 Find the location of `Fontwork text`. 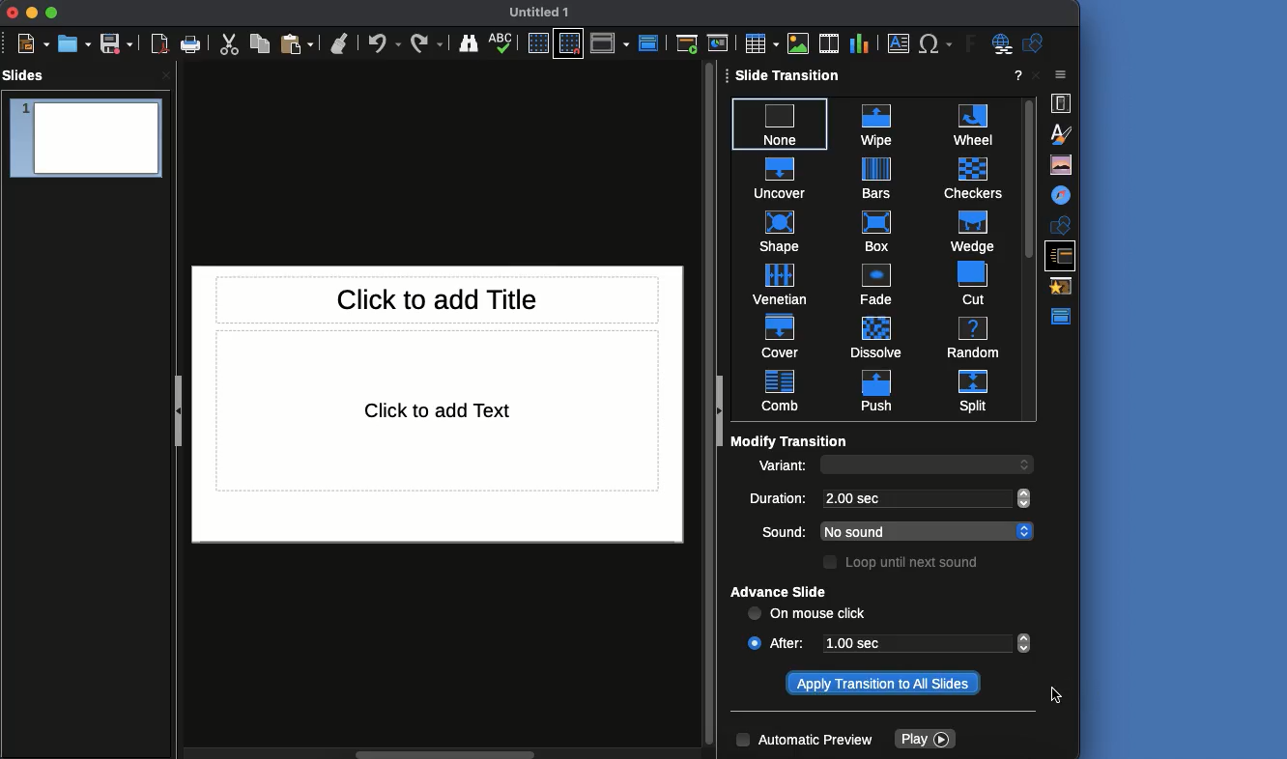

Fontwork text is located at coordinates (966, 45).